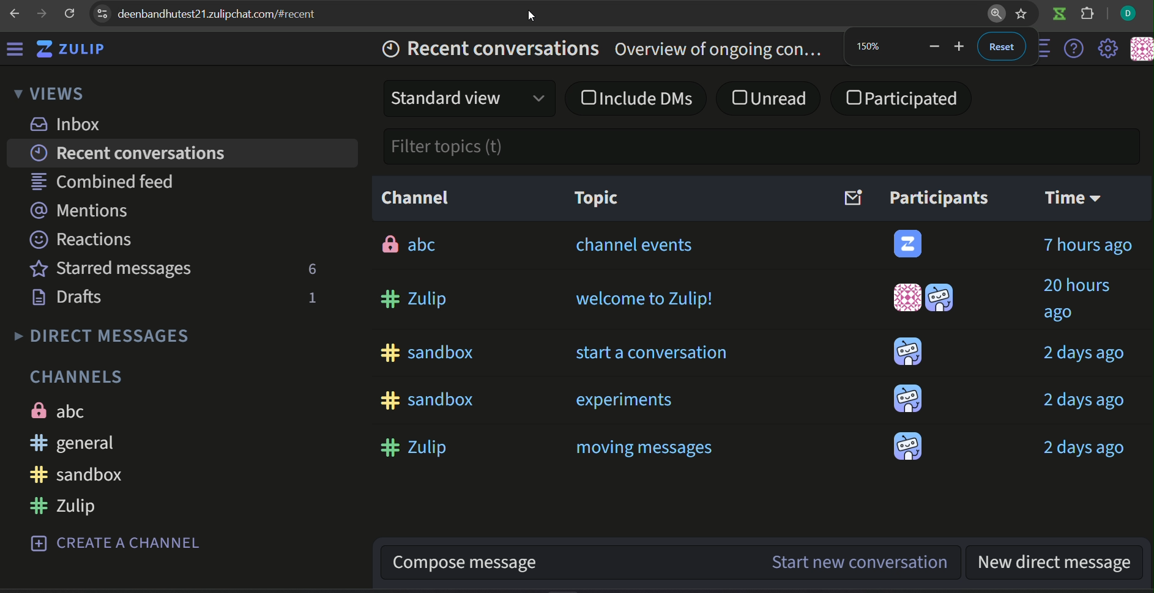 This screenshot has height=593, width=1154. Describe the element at coordinates (1076, 50) in the screenshot. I see `help` at that location.